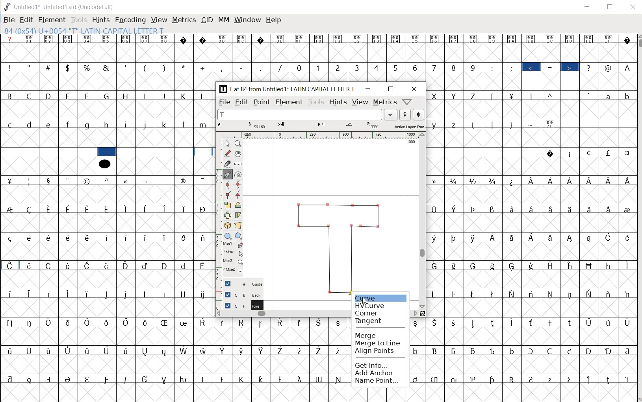 The width and height of the screenshot is (642, 402). Describe the element at coordinates (108, 295) in the screenshot. I see `Symbol` at that location.